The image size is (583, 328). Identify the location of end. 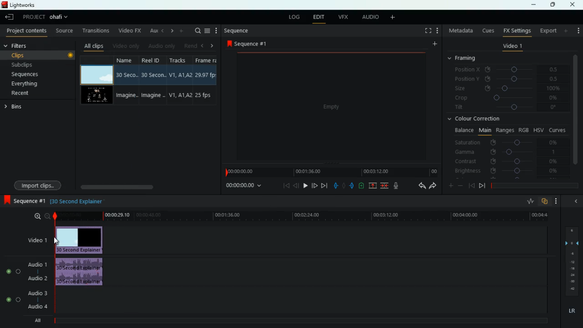
(482, 185).